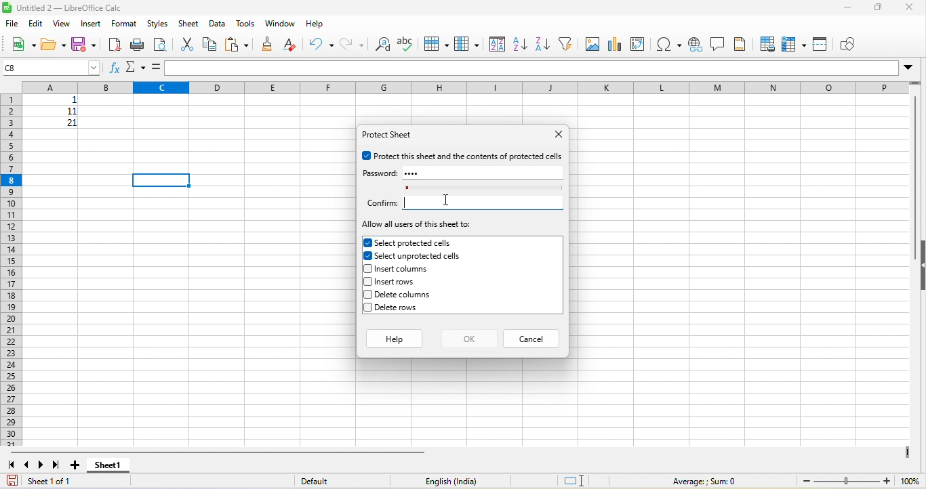  What do you see at coordinates (13, 464) in the screenshot?
I see `first sheet` at bounding box center [13, 464].